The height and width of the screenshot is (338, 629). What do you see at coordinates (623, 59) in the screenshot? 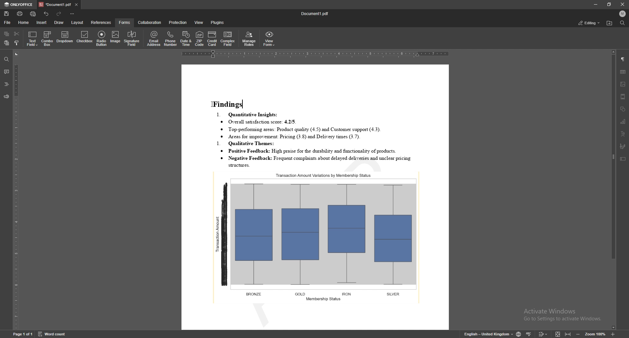
I see `paragraph` at bounding box center [623, 59].